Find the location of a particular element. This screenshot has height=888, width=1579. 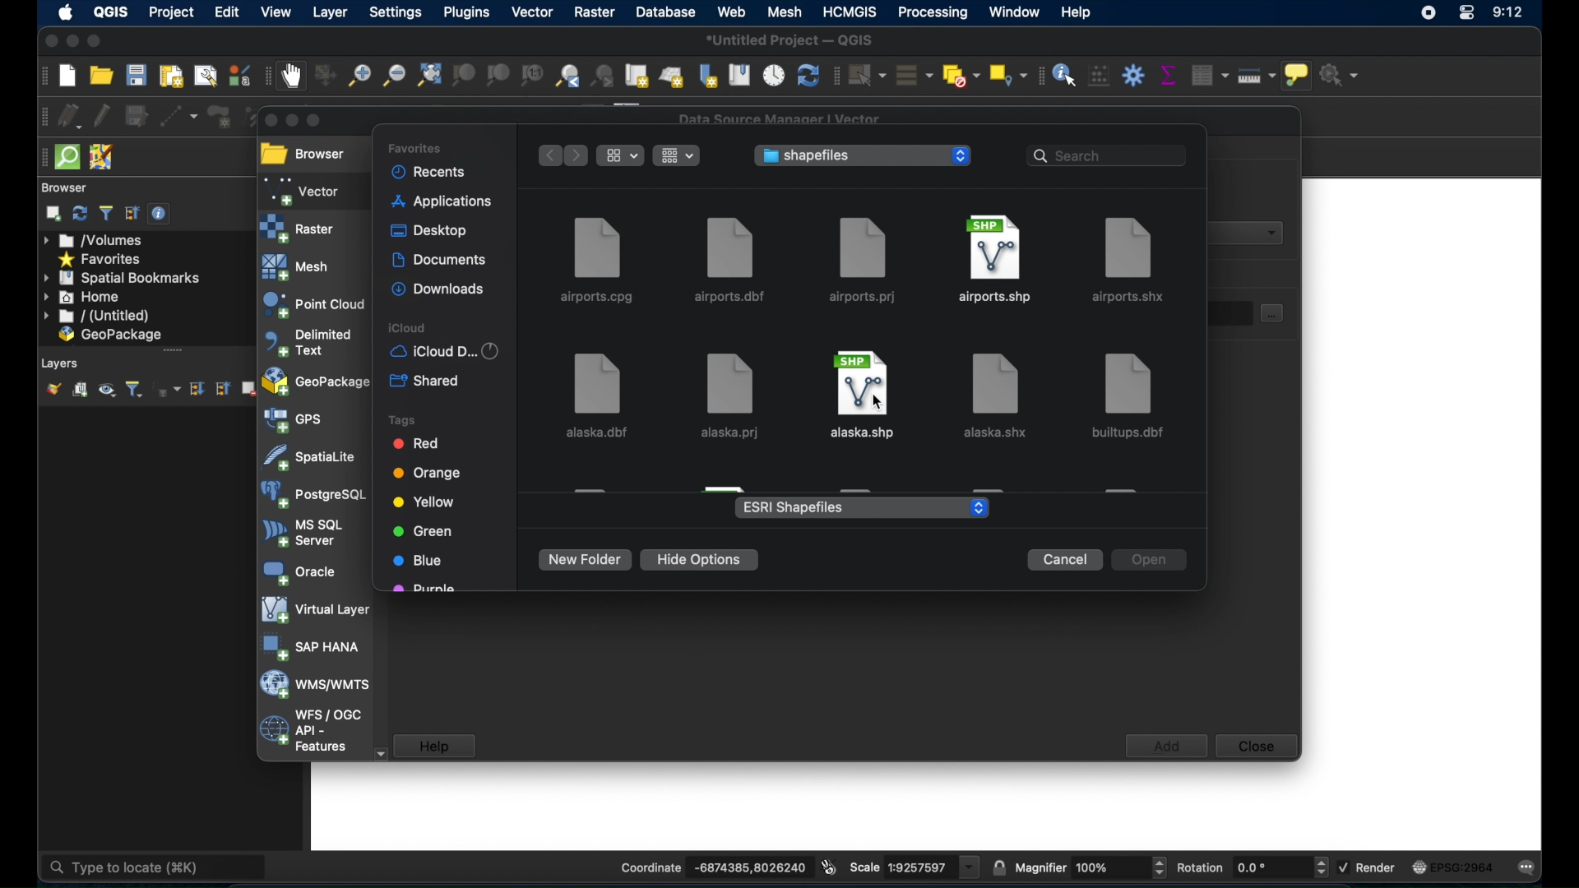

zoom to selection is located at coordinates (463, 76).